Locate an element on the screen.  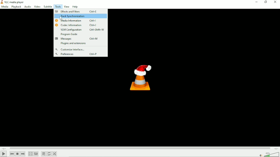
play is located at coordinates (4, 154).